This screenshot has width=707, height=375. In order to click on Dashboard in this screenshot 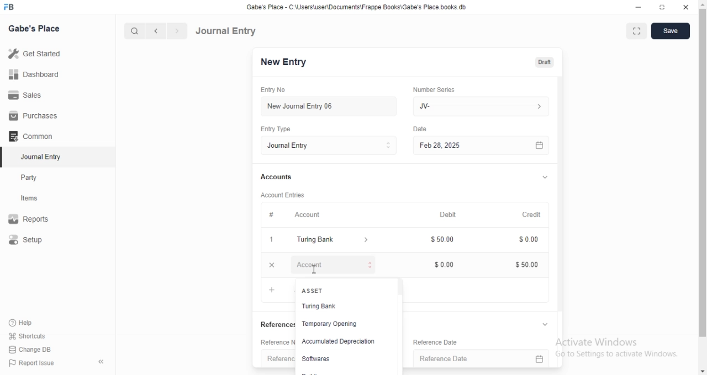, I will do `click(36, 74)`.